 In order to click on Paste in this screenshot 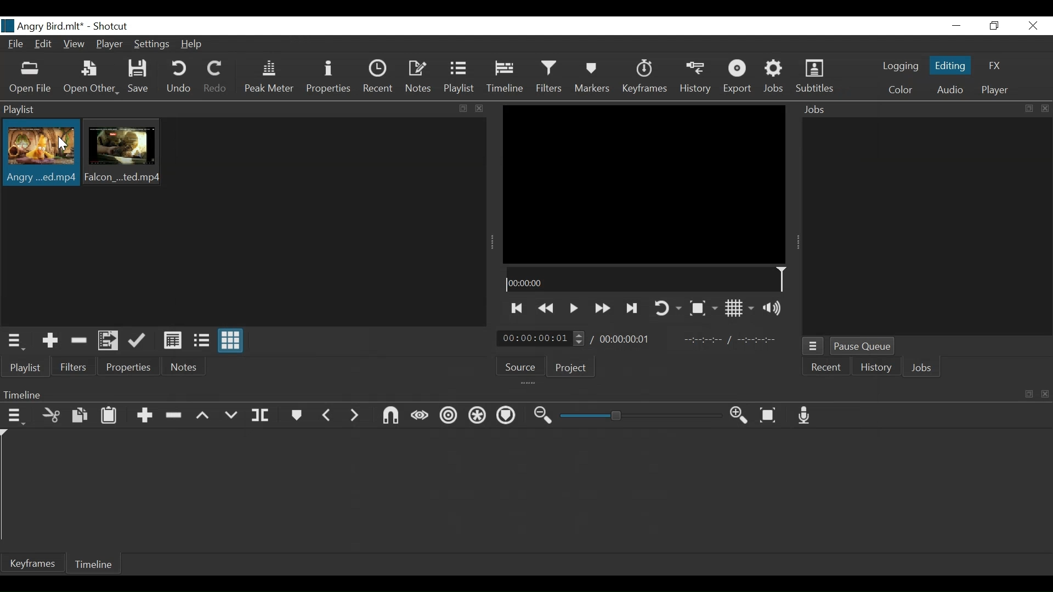, I will do `click(111, 416)`.